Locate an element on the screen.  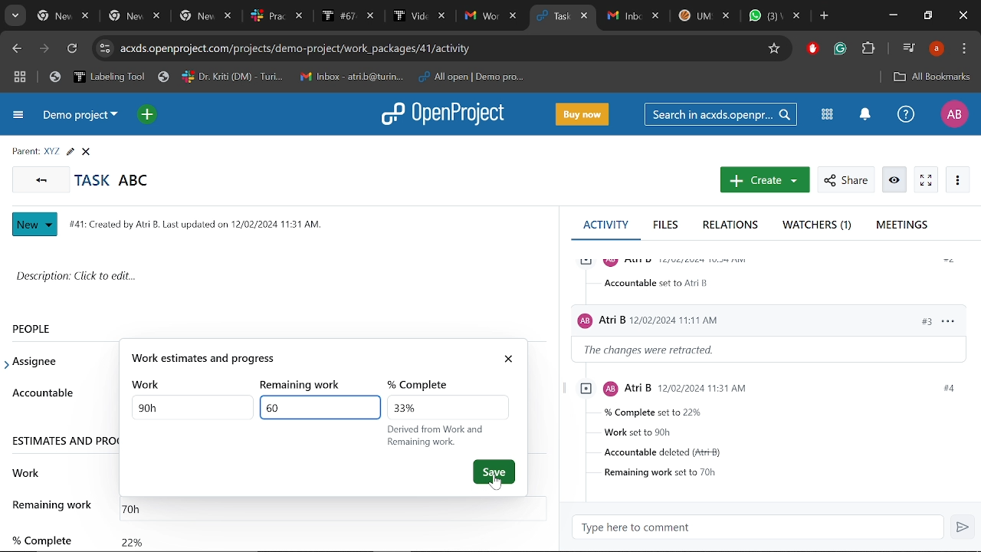
Search tabs is located at coordinates (17, 17).